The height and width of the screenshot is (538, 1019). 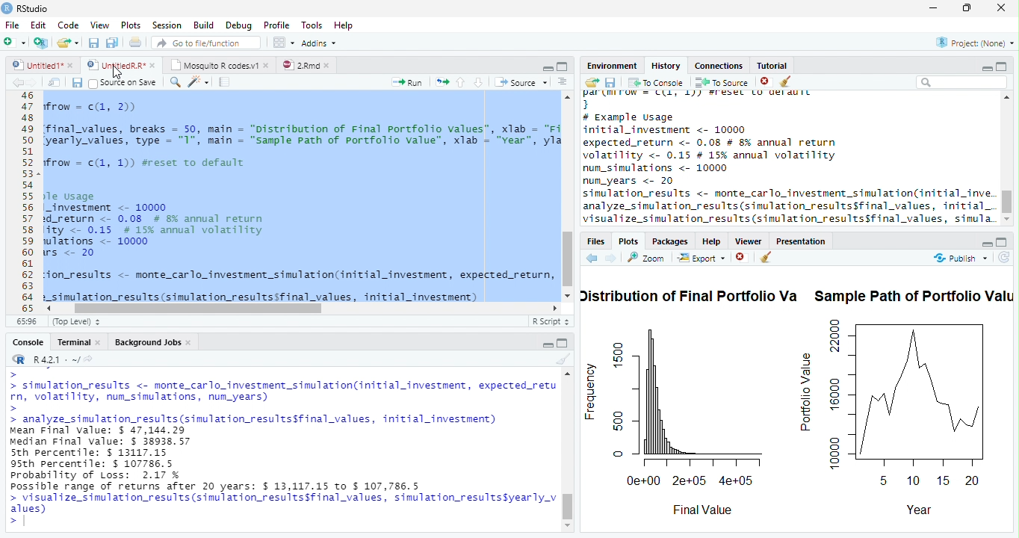 What do you see at coordinates (205, 43) in the screenshot?
I see `Go to file/function` at bounding box center [205, 43].